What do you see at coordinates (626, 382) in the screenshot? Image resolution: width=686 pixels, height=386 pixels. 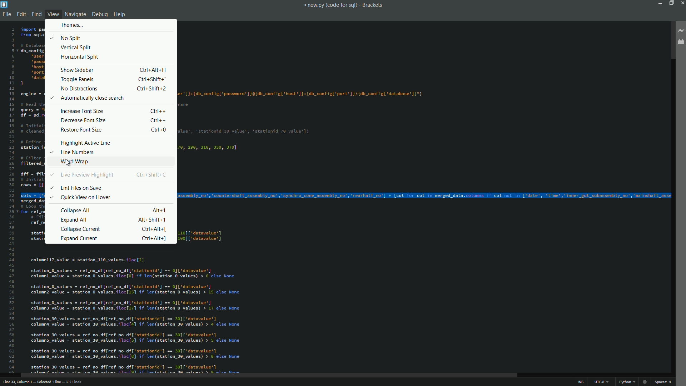 I see `file format` at bounding box center [626, 382].